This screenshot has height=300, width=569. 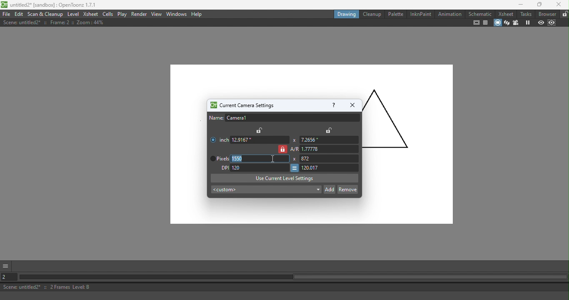 I want to click on Inch, so click(x=218, y=138).